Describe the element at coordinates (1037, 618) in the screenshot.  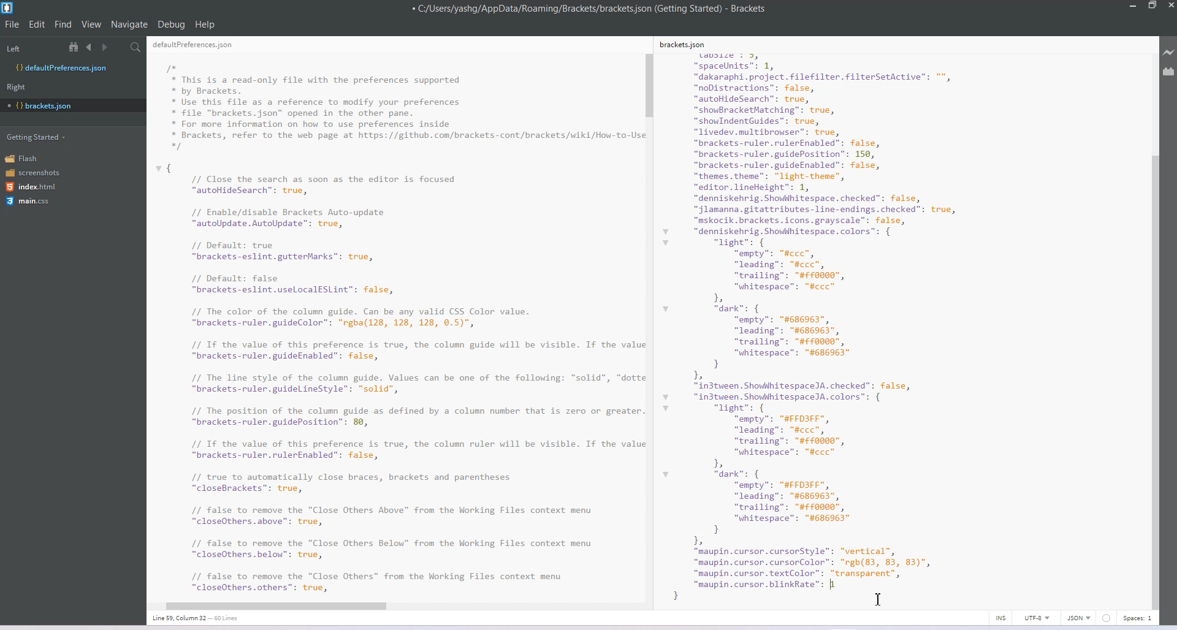
I see `UTF-8` at that location.